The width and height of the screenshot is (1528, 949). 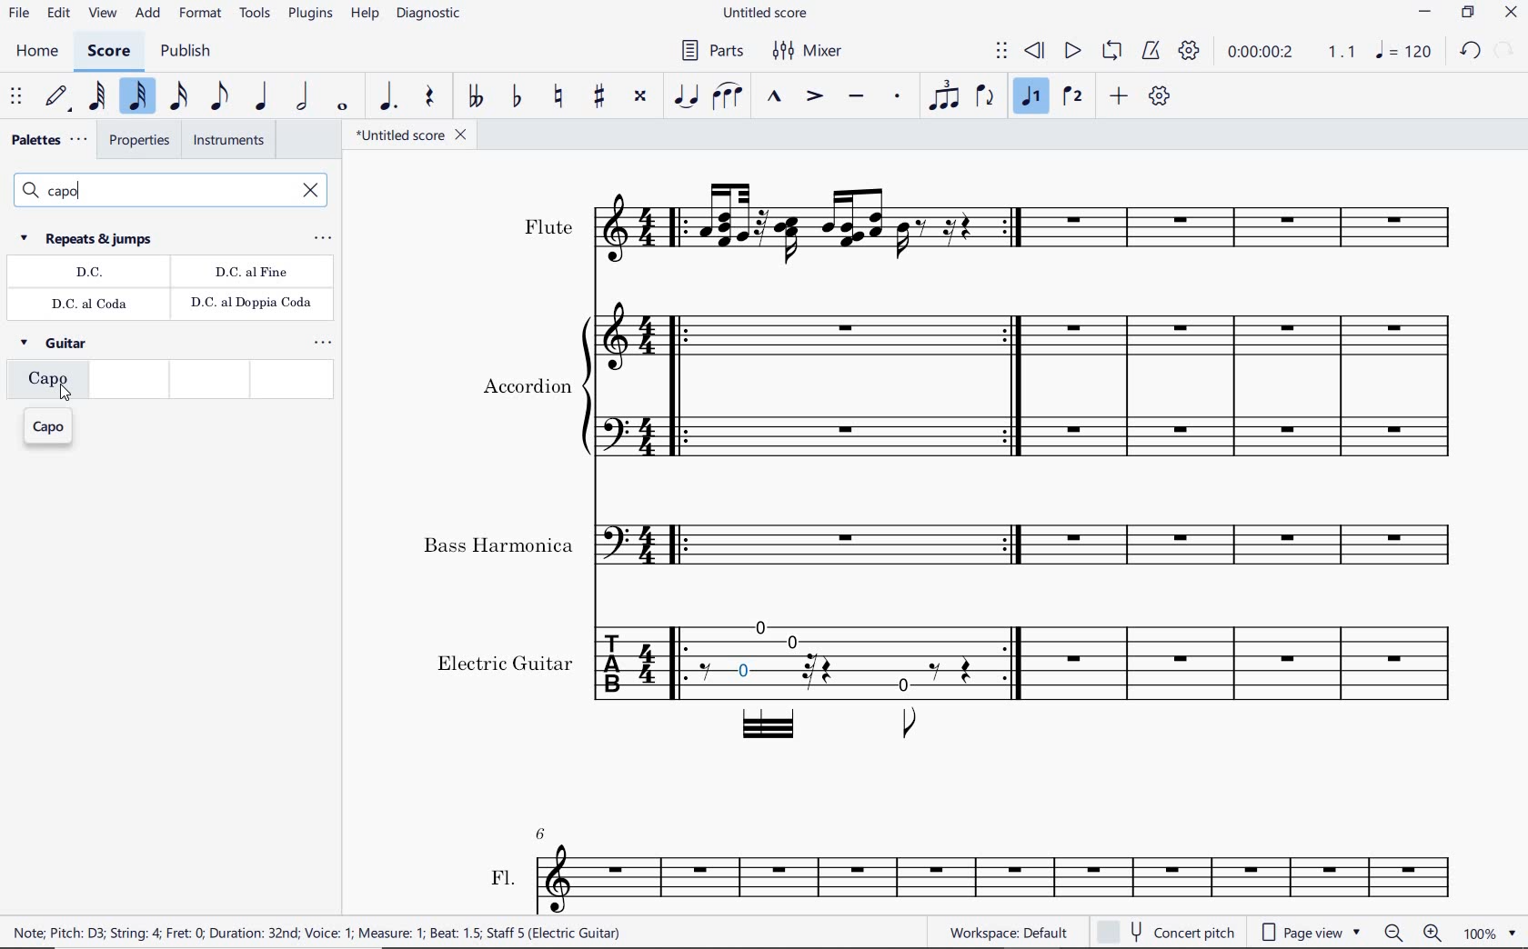 What do you see at coordinates (1165, 932) in the screenshot?
I see `concert pitch` at bounding box center [1165, 932].